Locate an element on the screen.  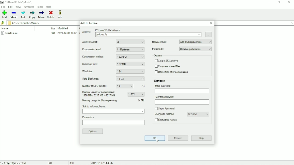
380 is located at coordinates (72, 163).